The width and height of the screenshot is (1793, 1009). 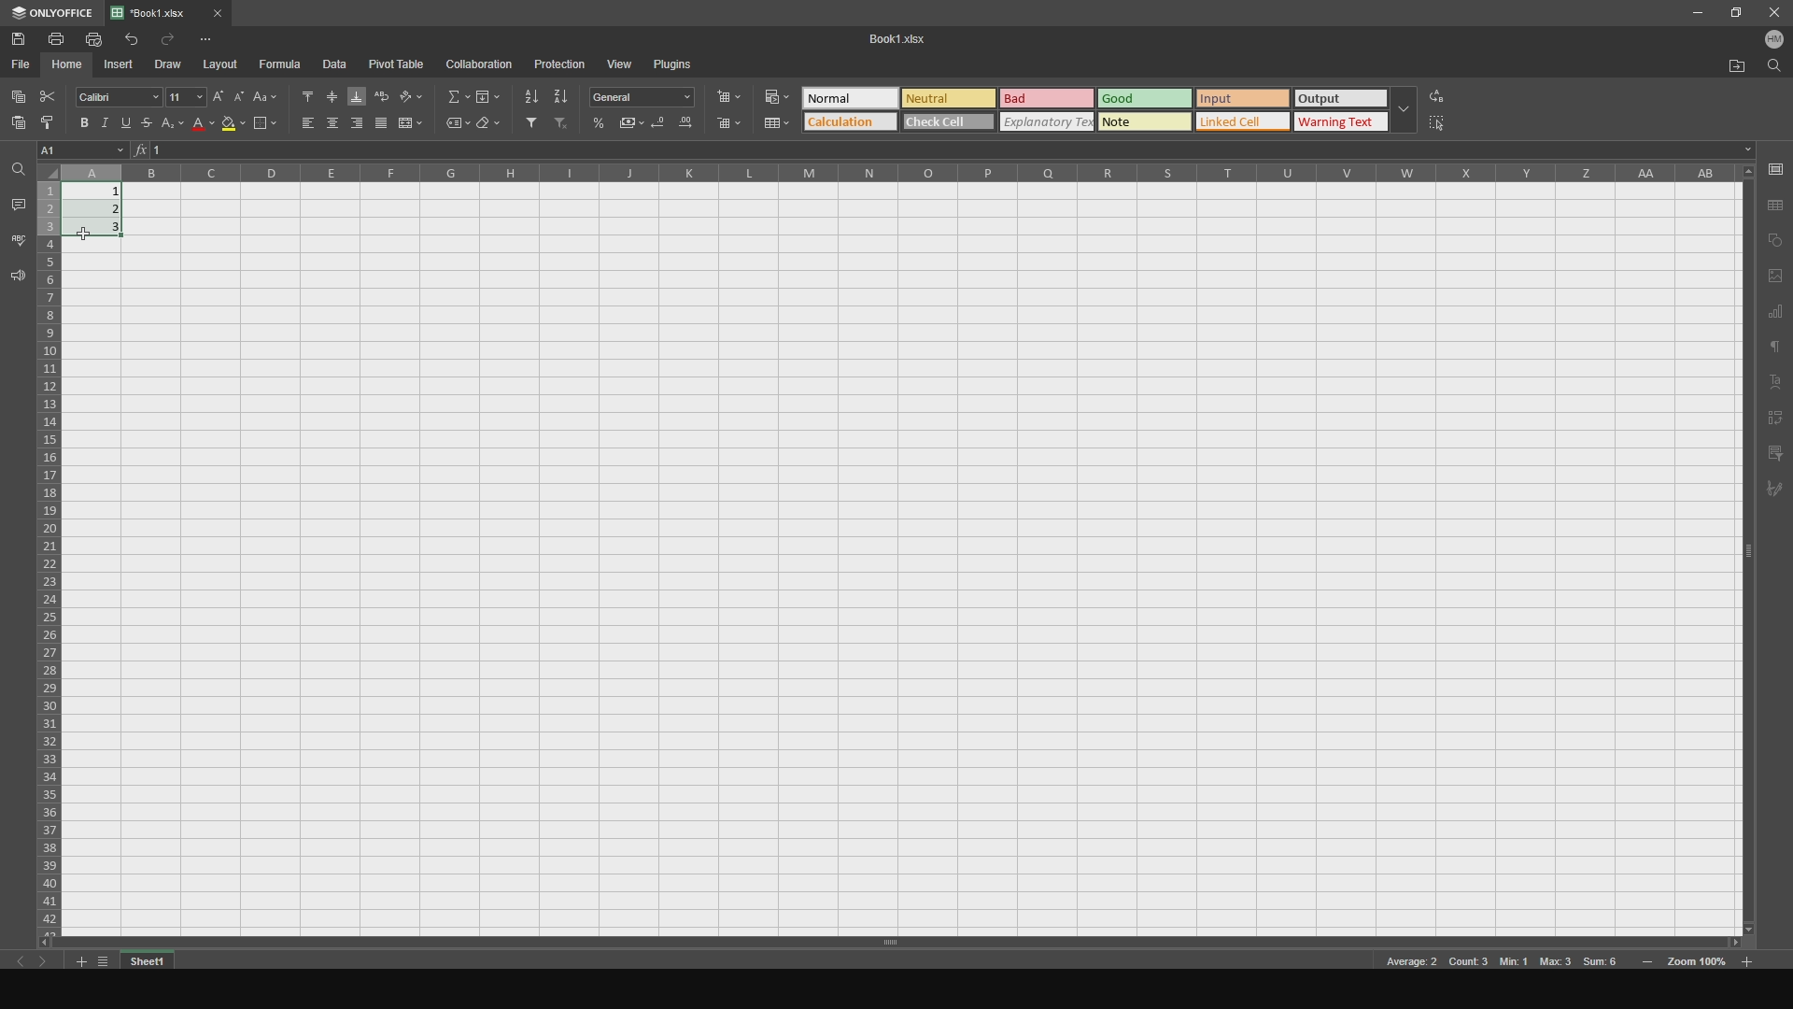 What do you see at coordinates (96, 234) in the screenshot?
I see `cursor` at bounding box center [96, 234].